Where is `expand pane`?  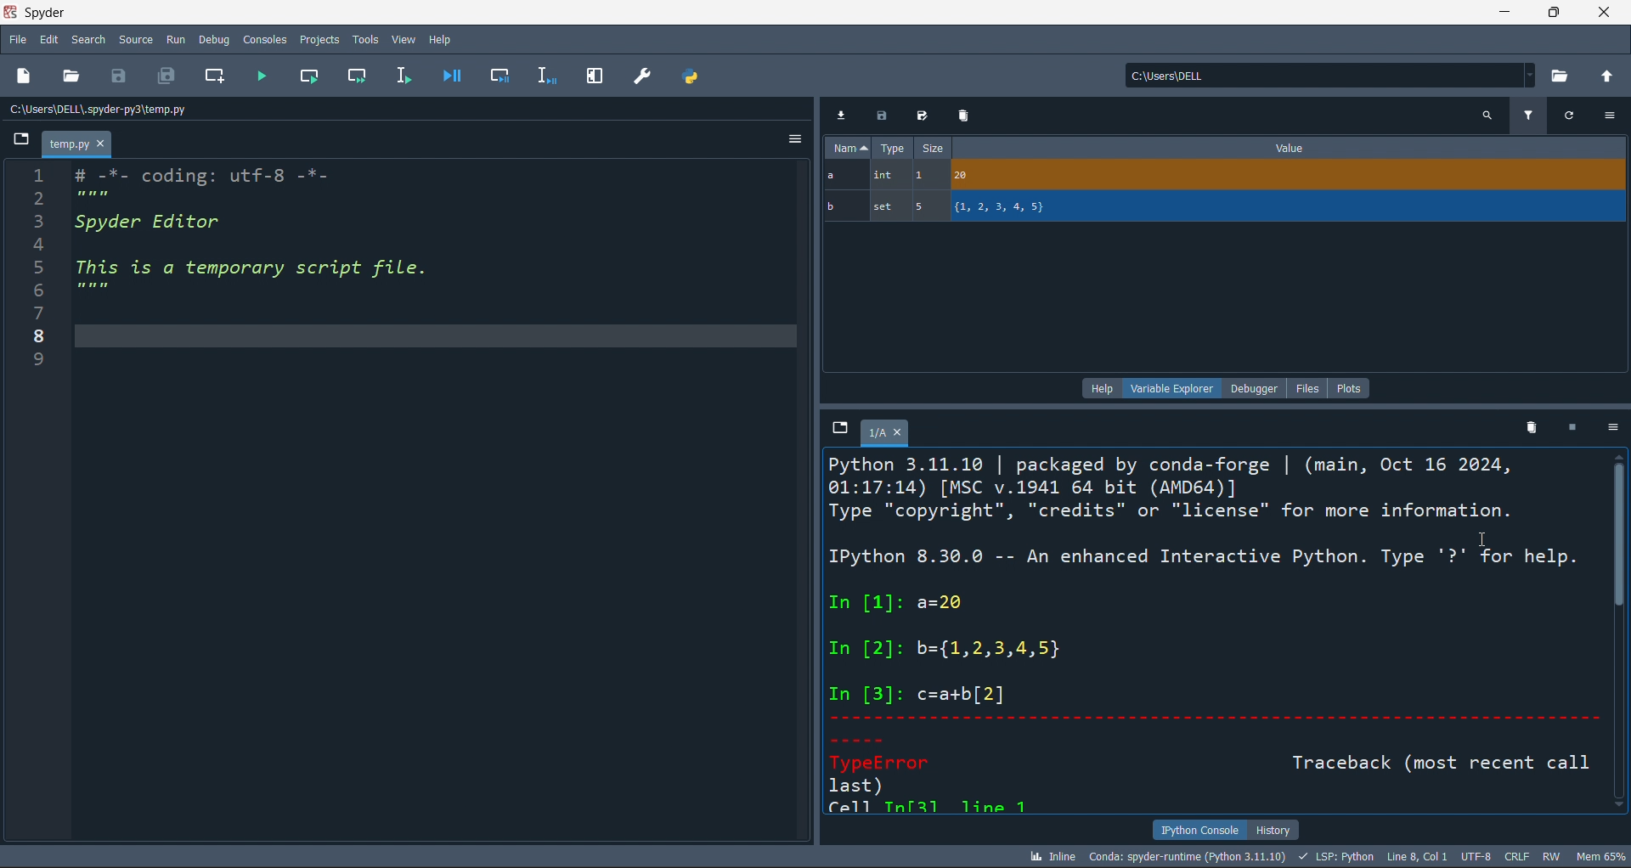 expand pane is located at coordinates (595, 76).